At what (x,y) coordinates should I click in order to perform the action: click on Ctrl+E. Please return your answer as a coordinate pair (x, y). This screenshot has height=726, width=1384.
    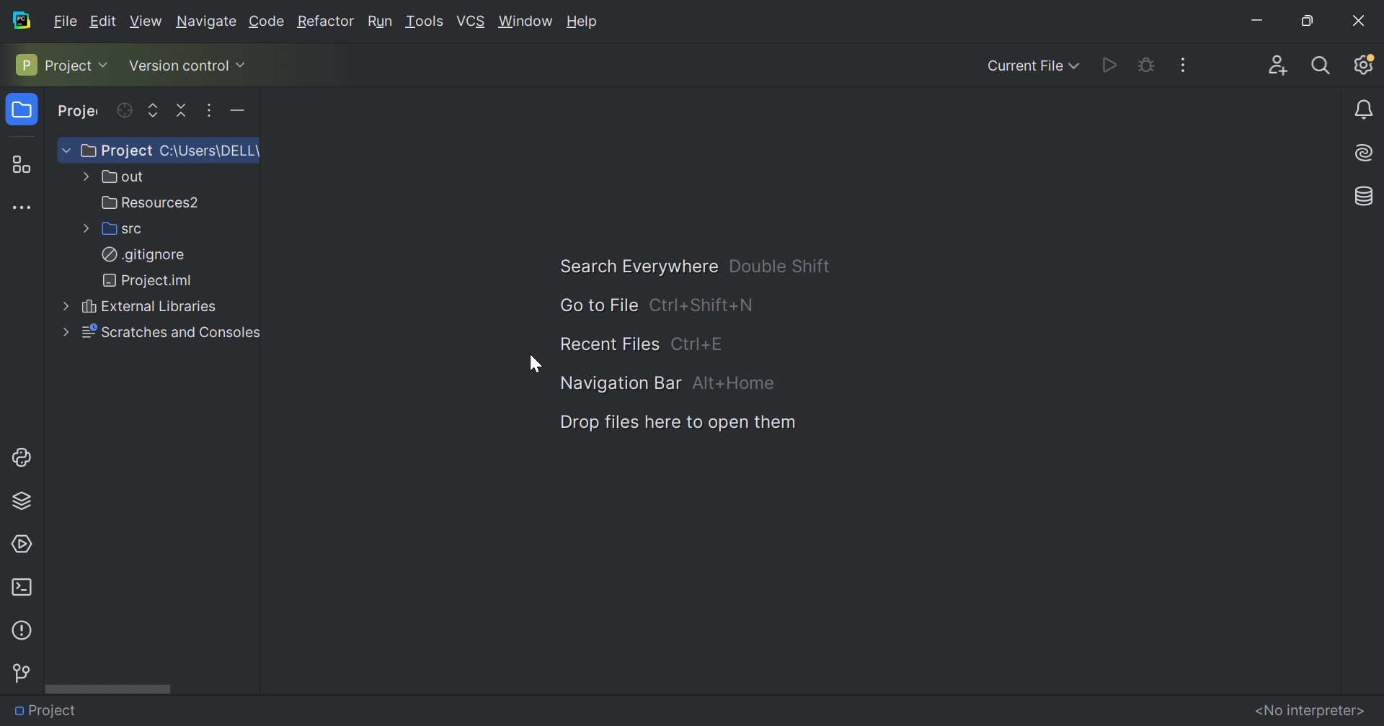
    Looking at the image, I should click on (699, 344).